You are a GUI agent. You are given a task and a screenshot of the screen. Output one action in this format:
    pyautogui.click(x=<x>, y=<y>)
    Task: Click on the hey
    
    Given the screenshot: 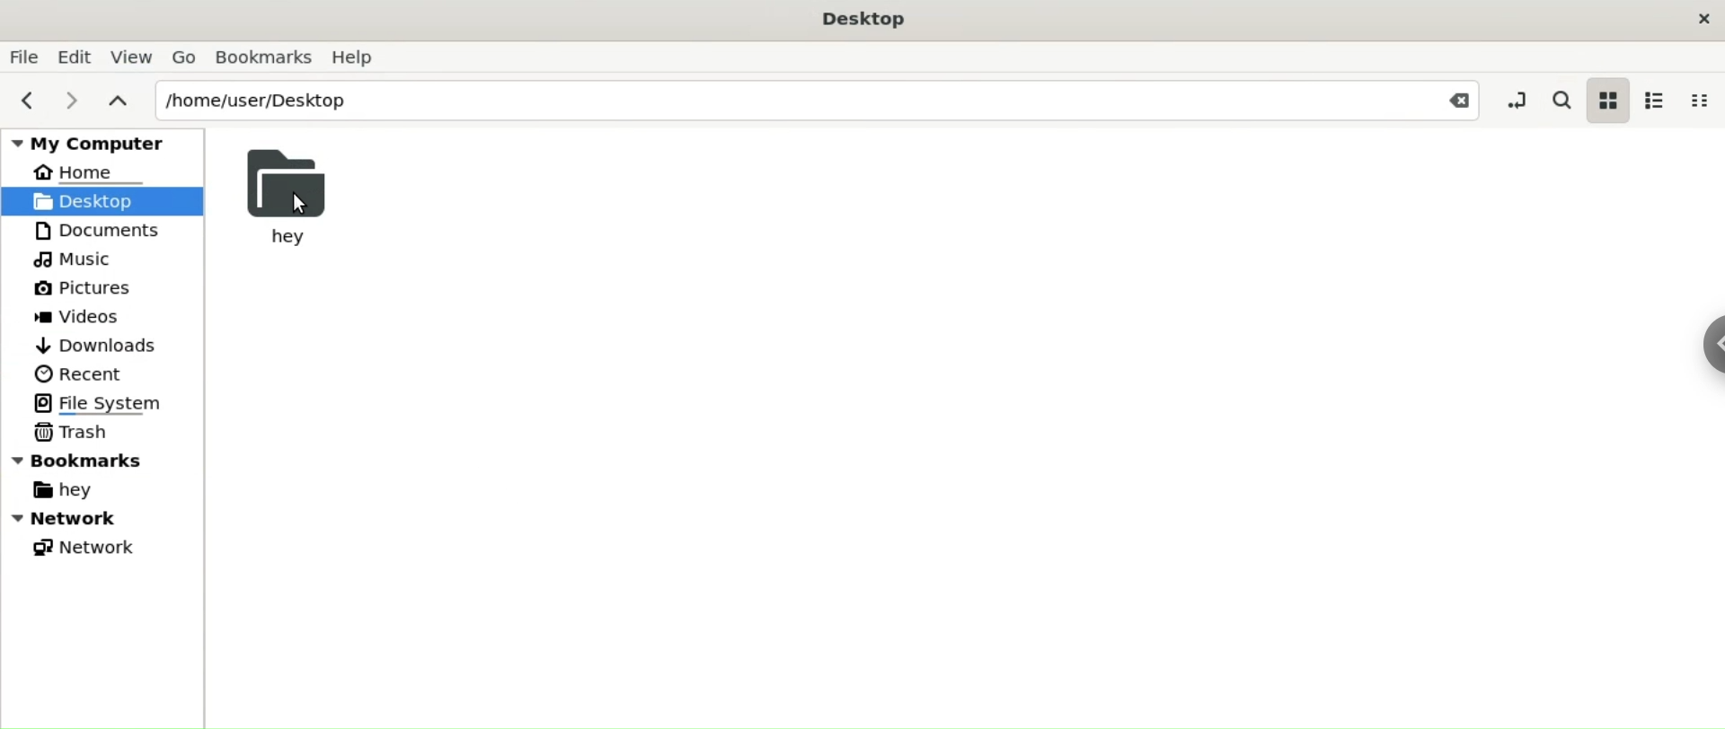 What is the action you would take?
    pyautogui.click(x=68, y=492)
    